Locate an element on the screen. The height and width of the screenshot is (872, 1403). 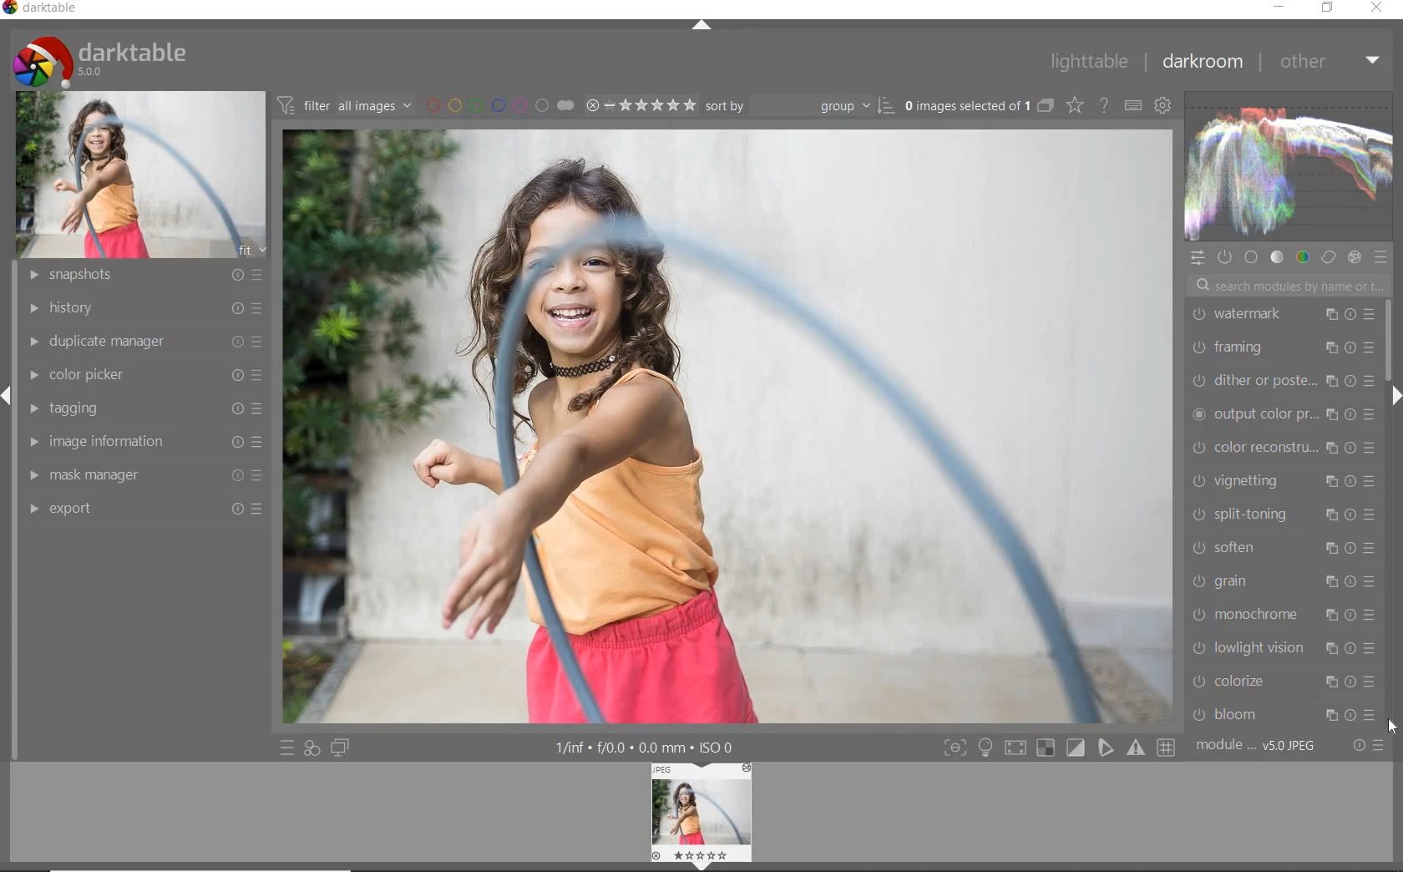
expand / collapse is located at coordinates (700, 28).